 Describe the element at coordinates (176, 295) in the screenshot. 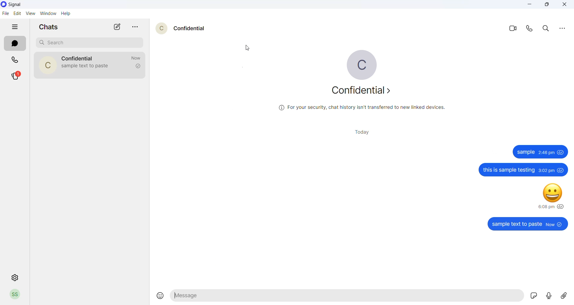

I see `text markup` at that location.